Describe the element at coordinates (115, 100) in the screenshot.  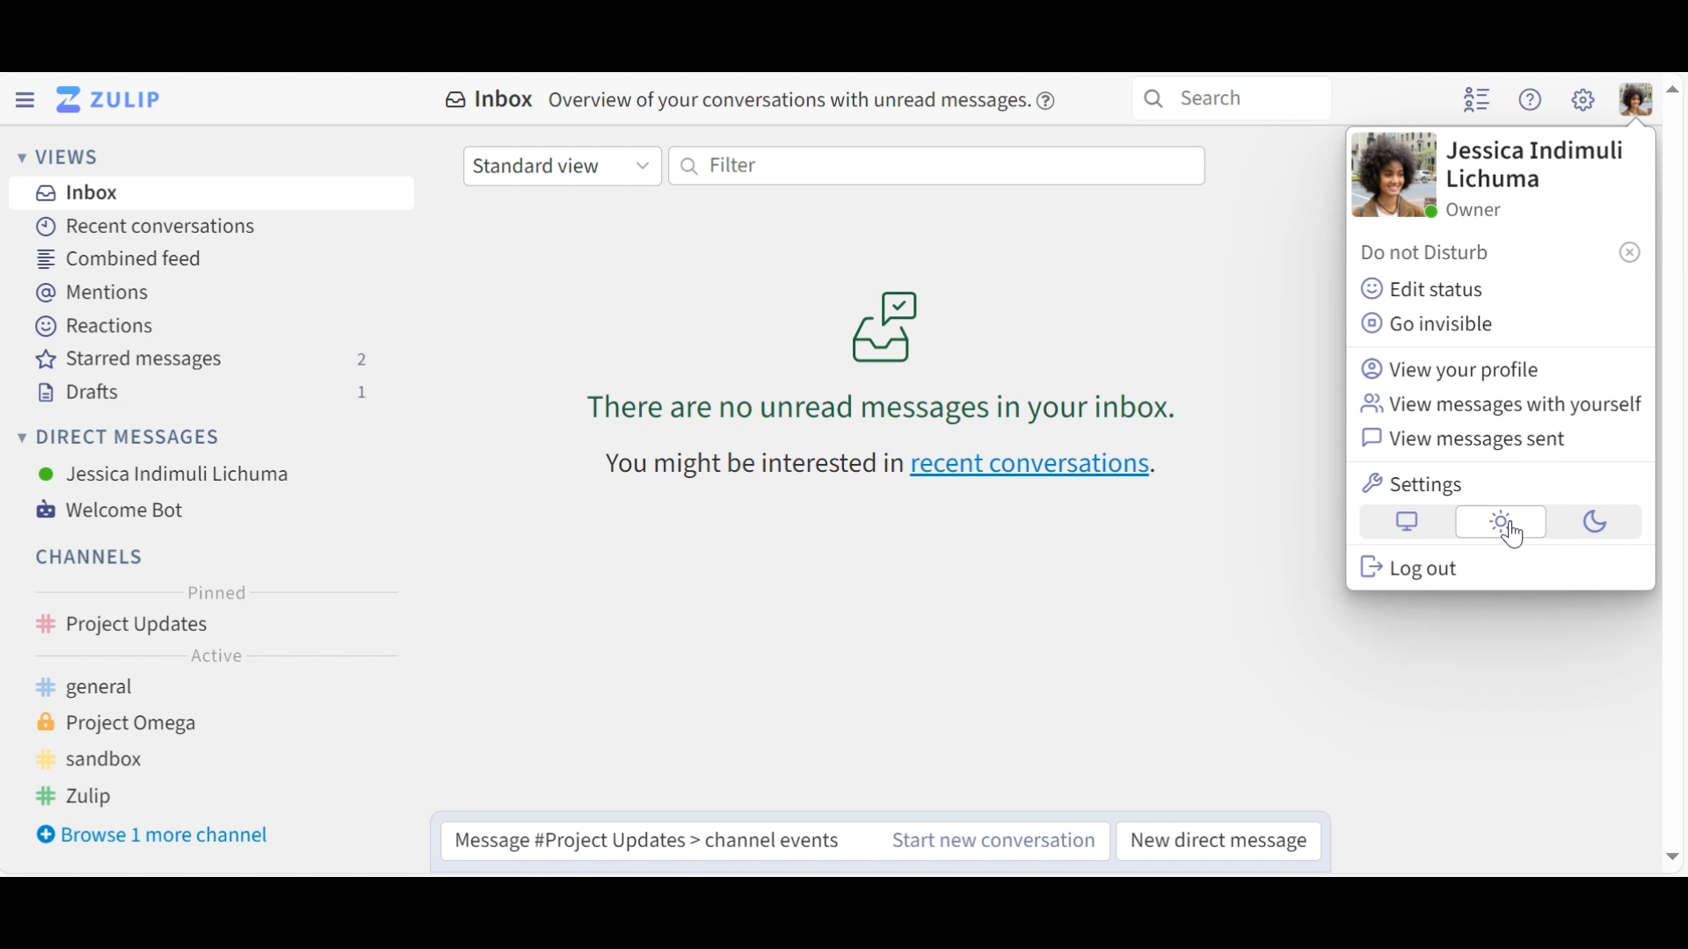
I see `Go to Home View (Inbox)` at that location.